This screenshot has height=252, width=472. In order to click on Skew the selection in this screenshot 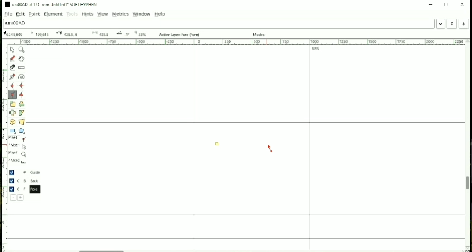, I will do `click(21, 113)`.